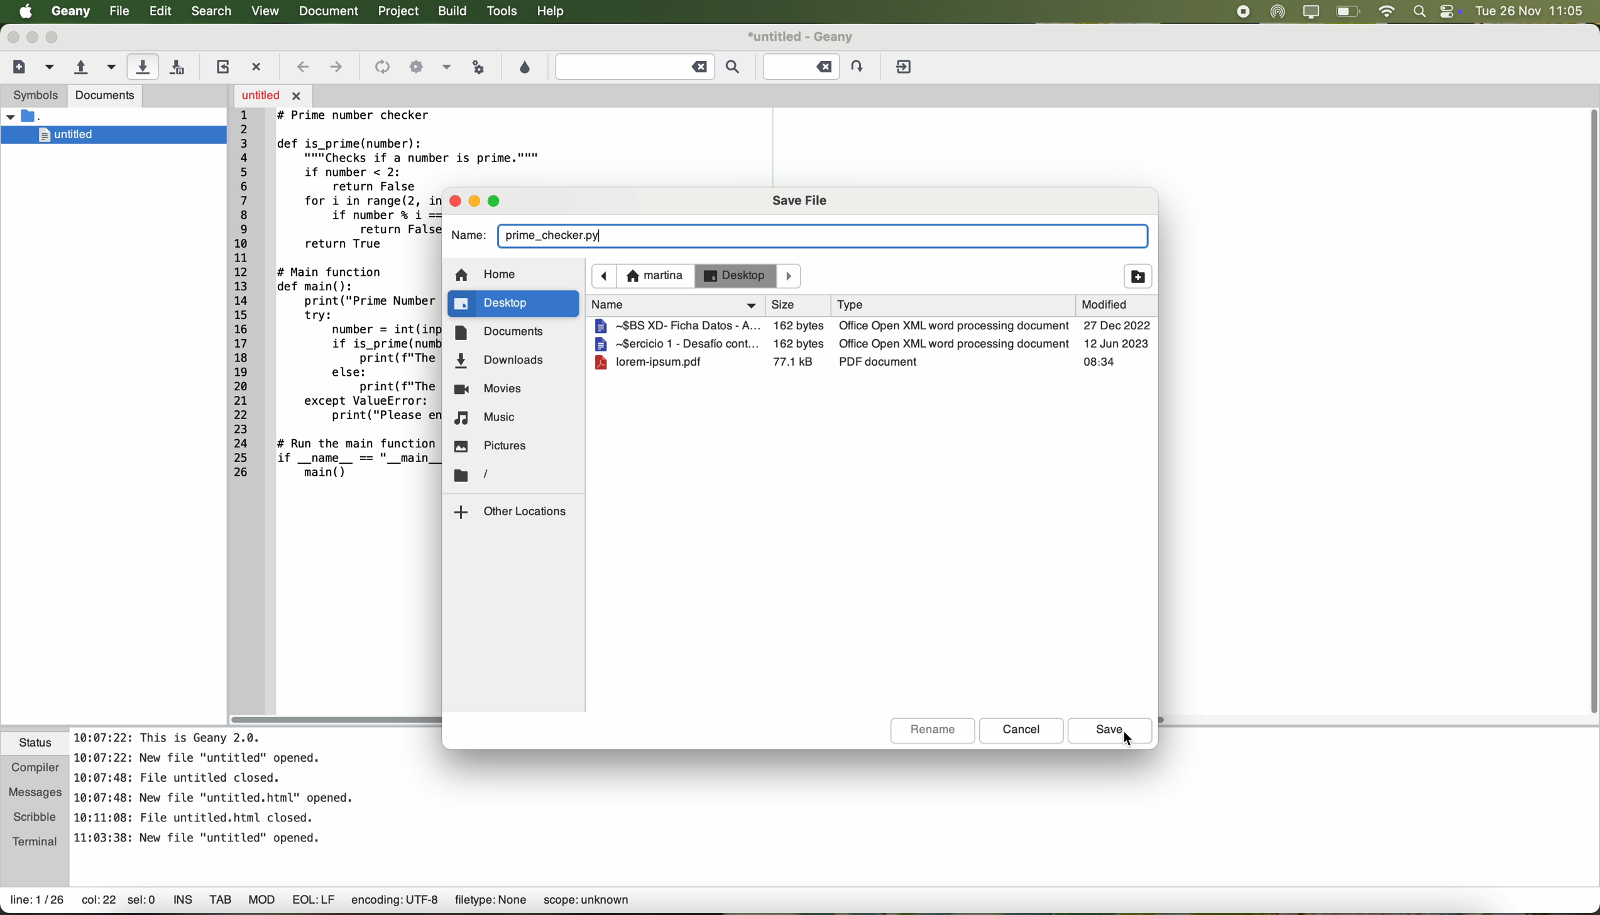  I want to click on data, so click(322, 902).